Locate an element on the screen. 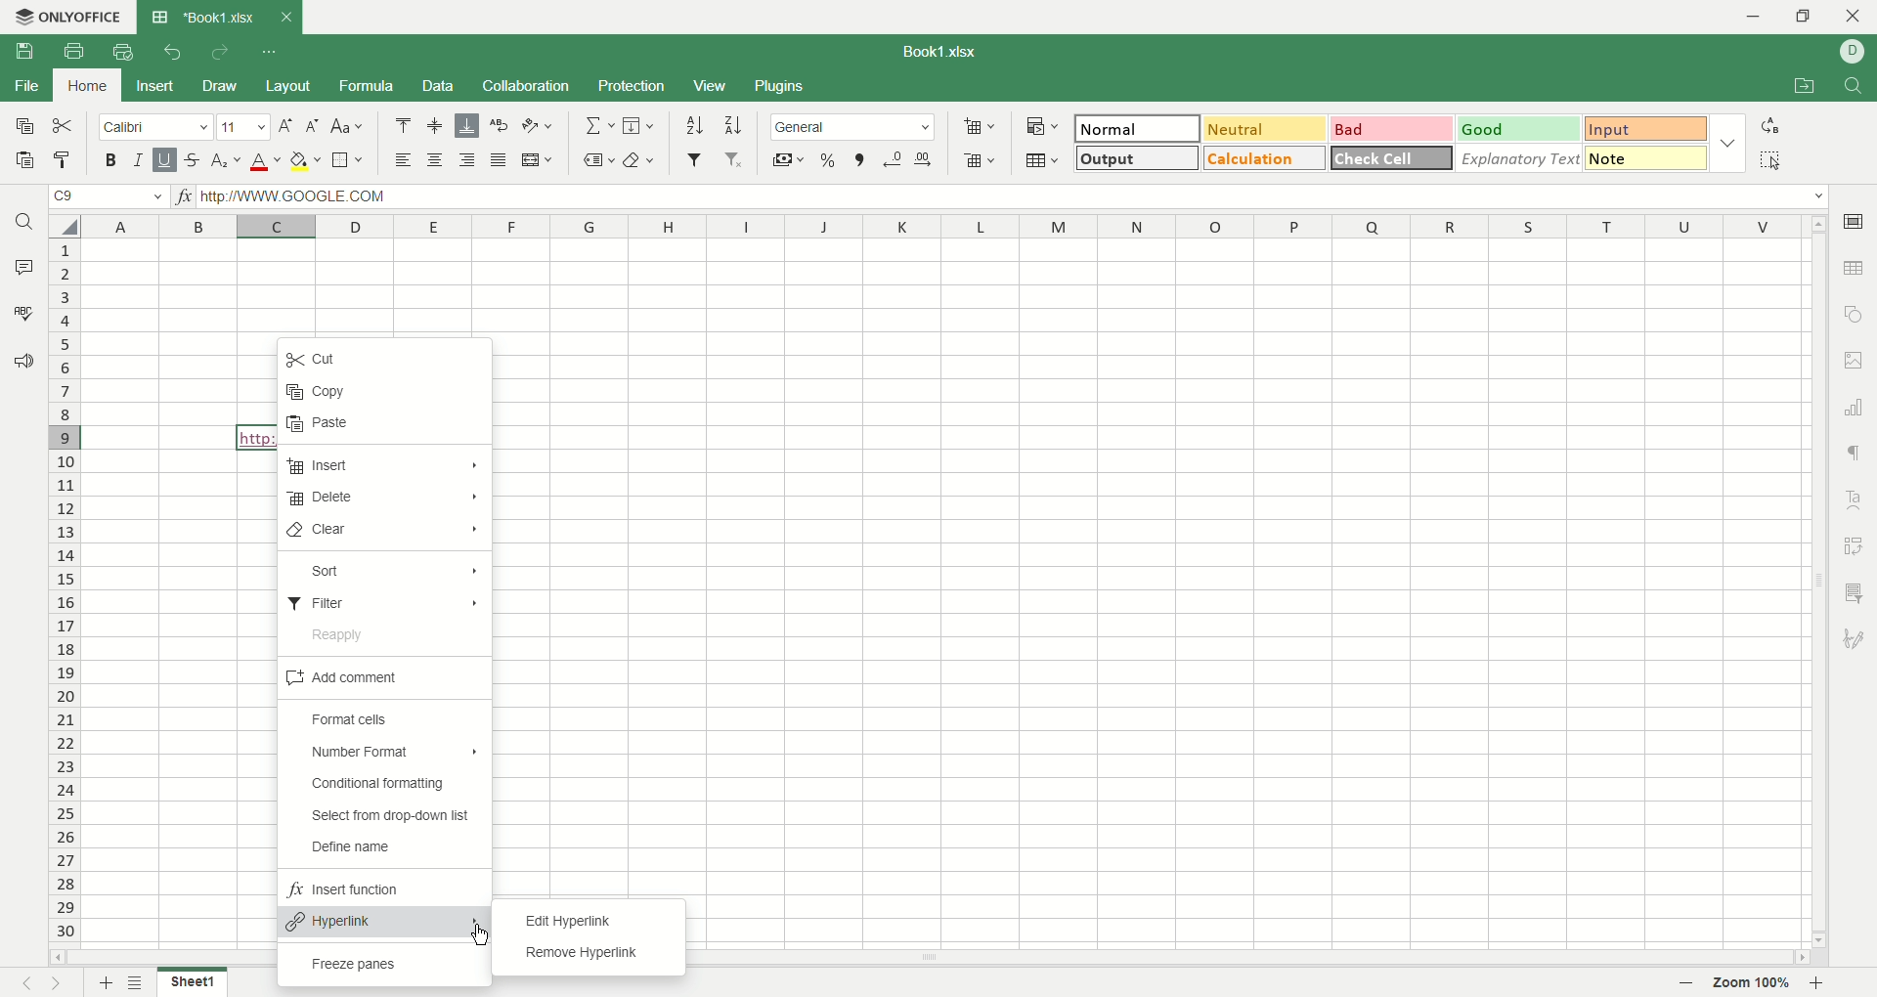  comment is located at coordinates (22, 263).